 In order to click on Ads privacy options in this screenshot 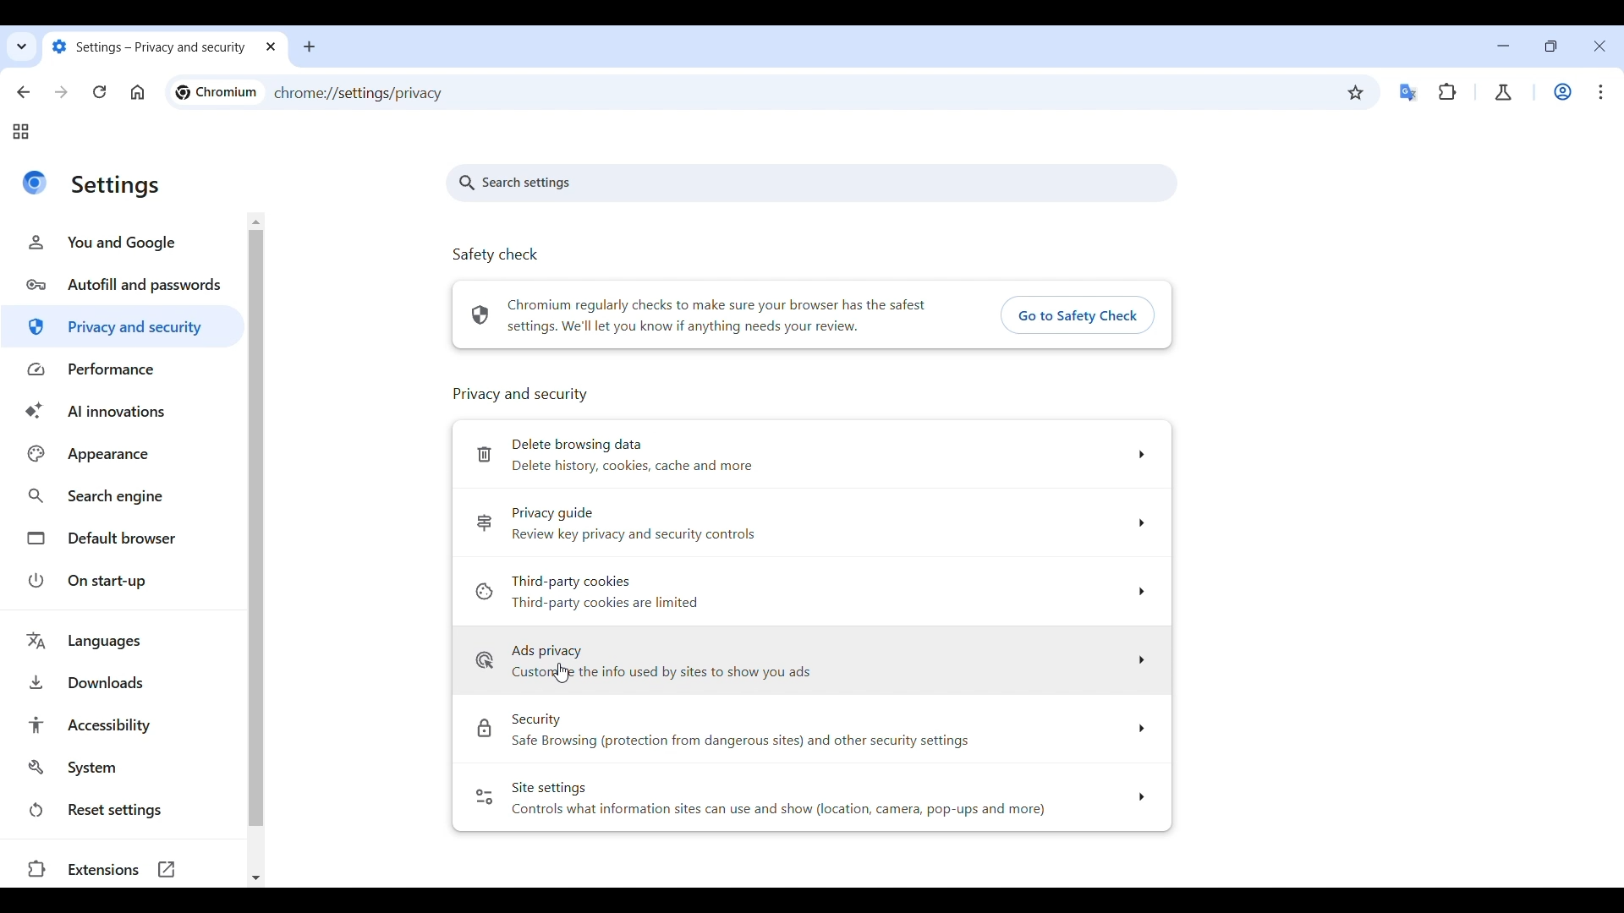, I will do `click(811, 660)`.